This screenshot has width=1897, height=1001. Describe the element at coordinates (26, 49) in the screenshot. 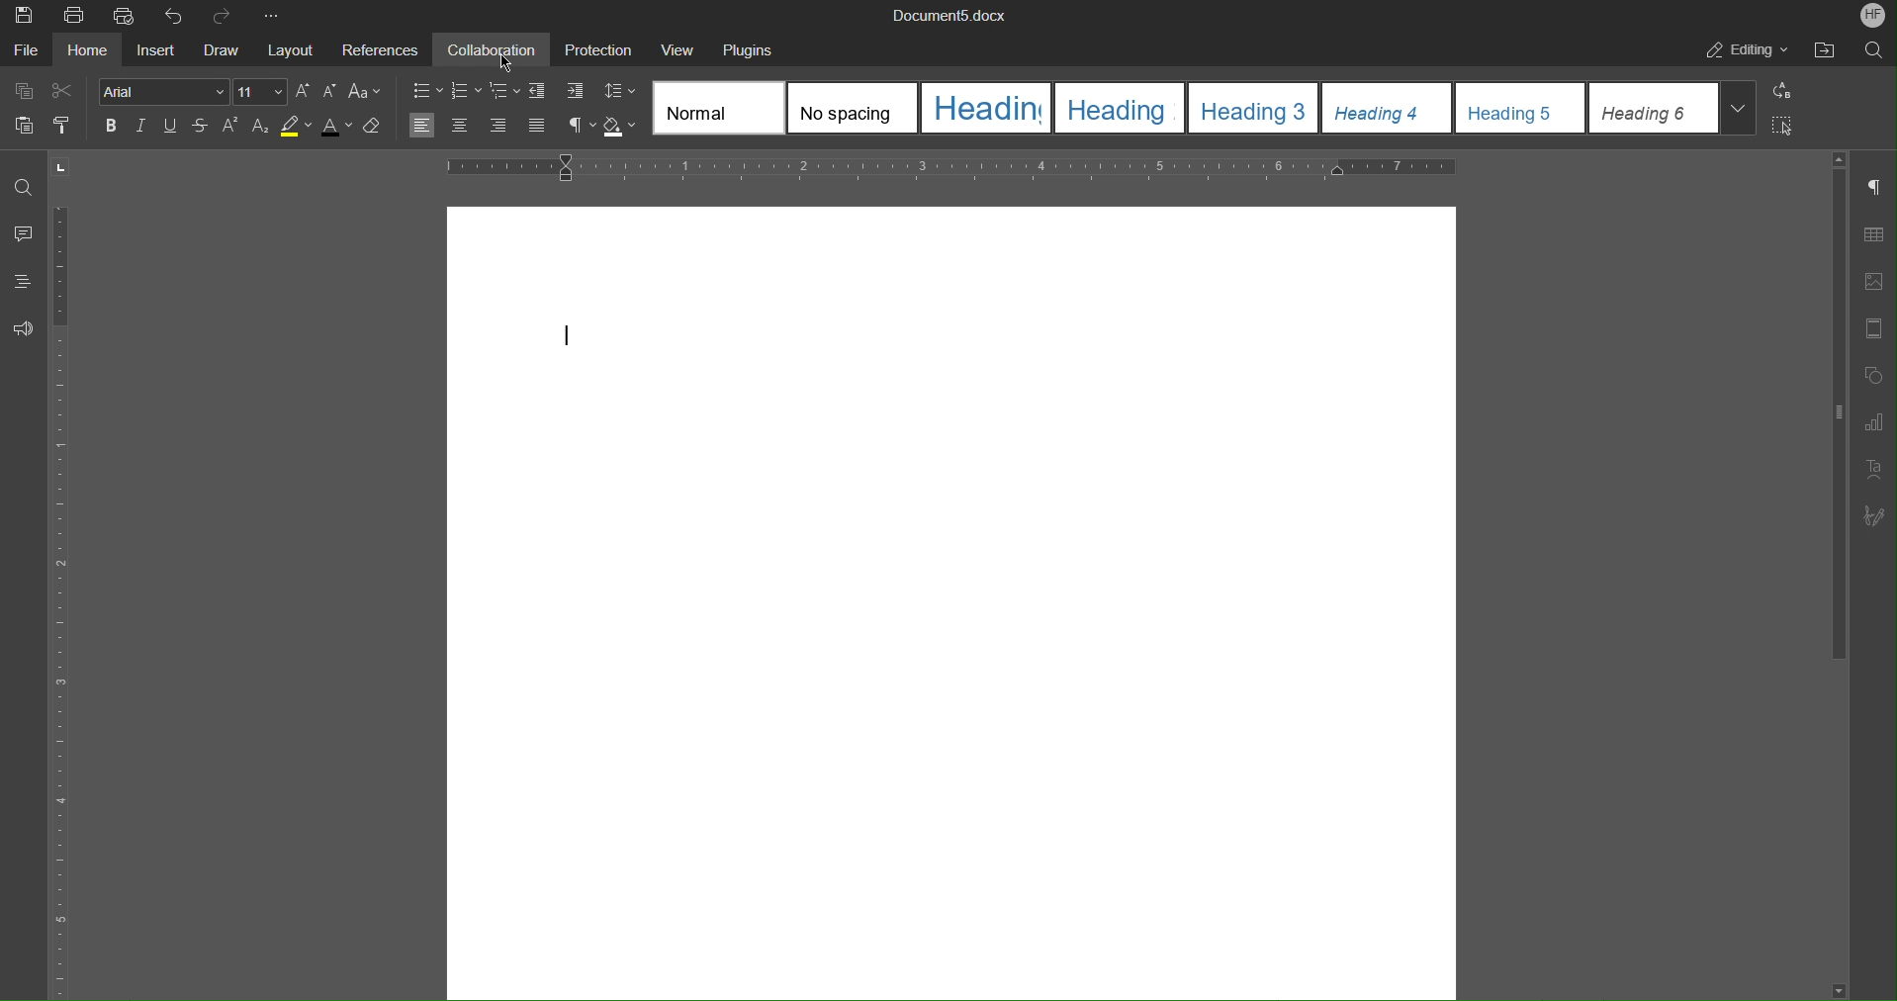

I see `File ` at that location.